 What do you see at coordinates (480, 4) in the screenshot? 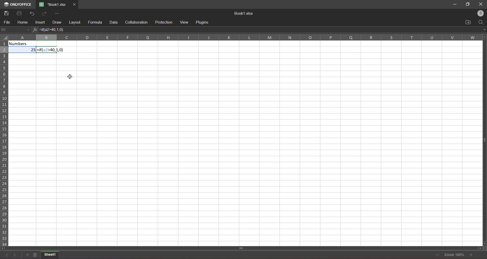
I see `close` at bounding box center [480, 4].